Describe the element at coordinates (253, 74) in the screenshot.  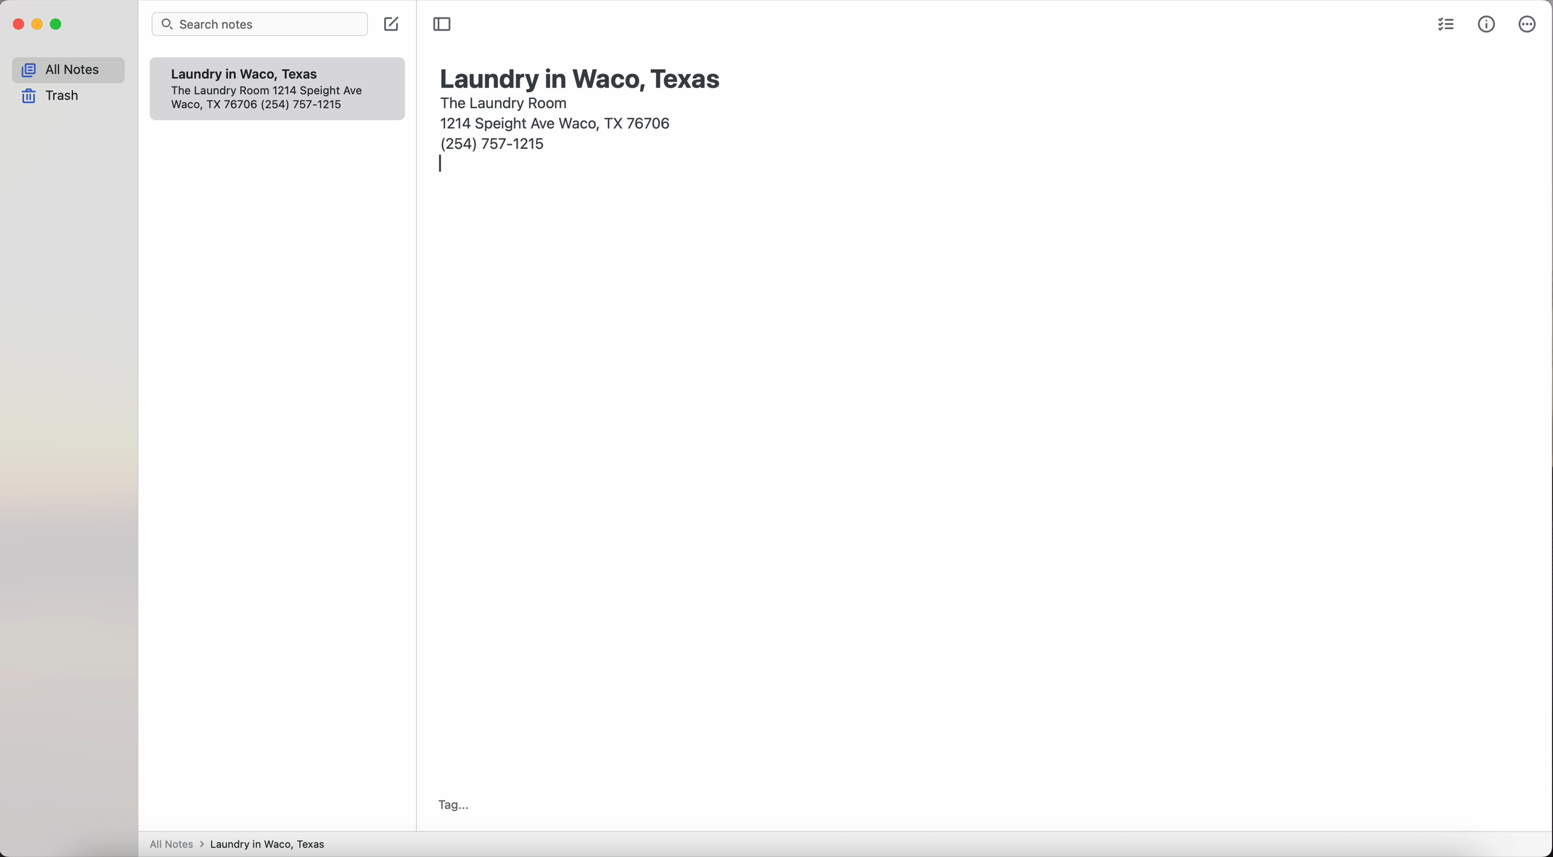
I see `Laundry in Waco, Texas` at that location.